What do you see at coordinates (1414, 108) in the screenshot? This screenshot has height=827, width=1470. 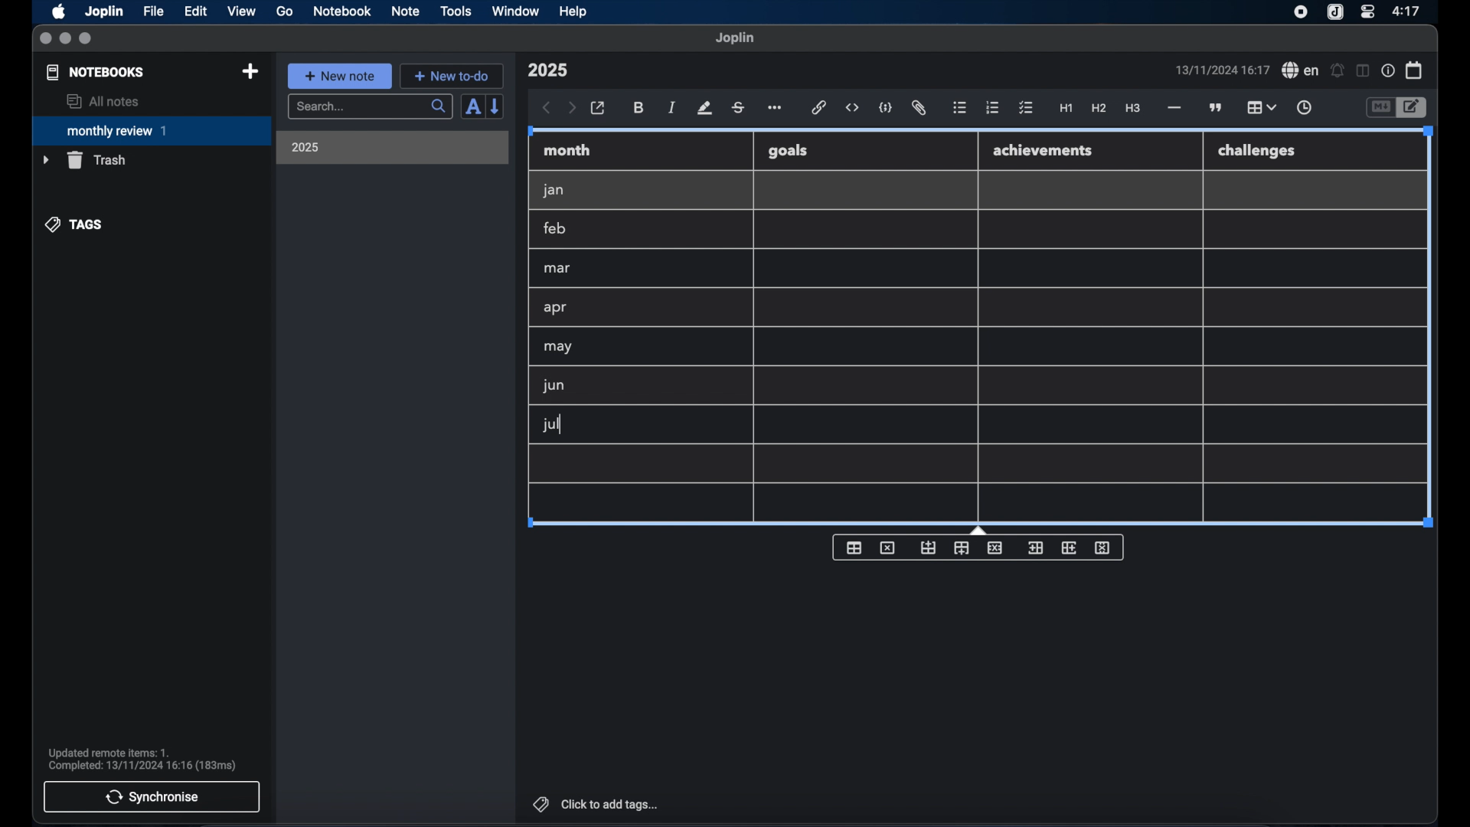 I see `toggle editor` at bounding box center [1414, 108].